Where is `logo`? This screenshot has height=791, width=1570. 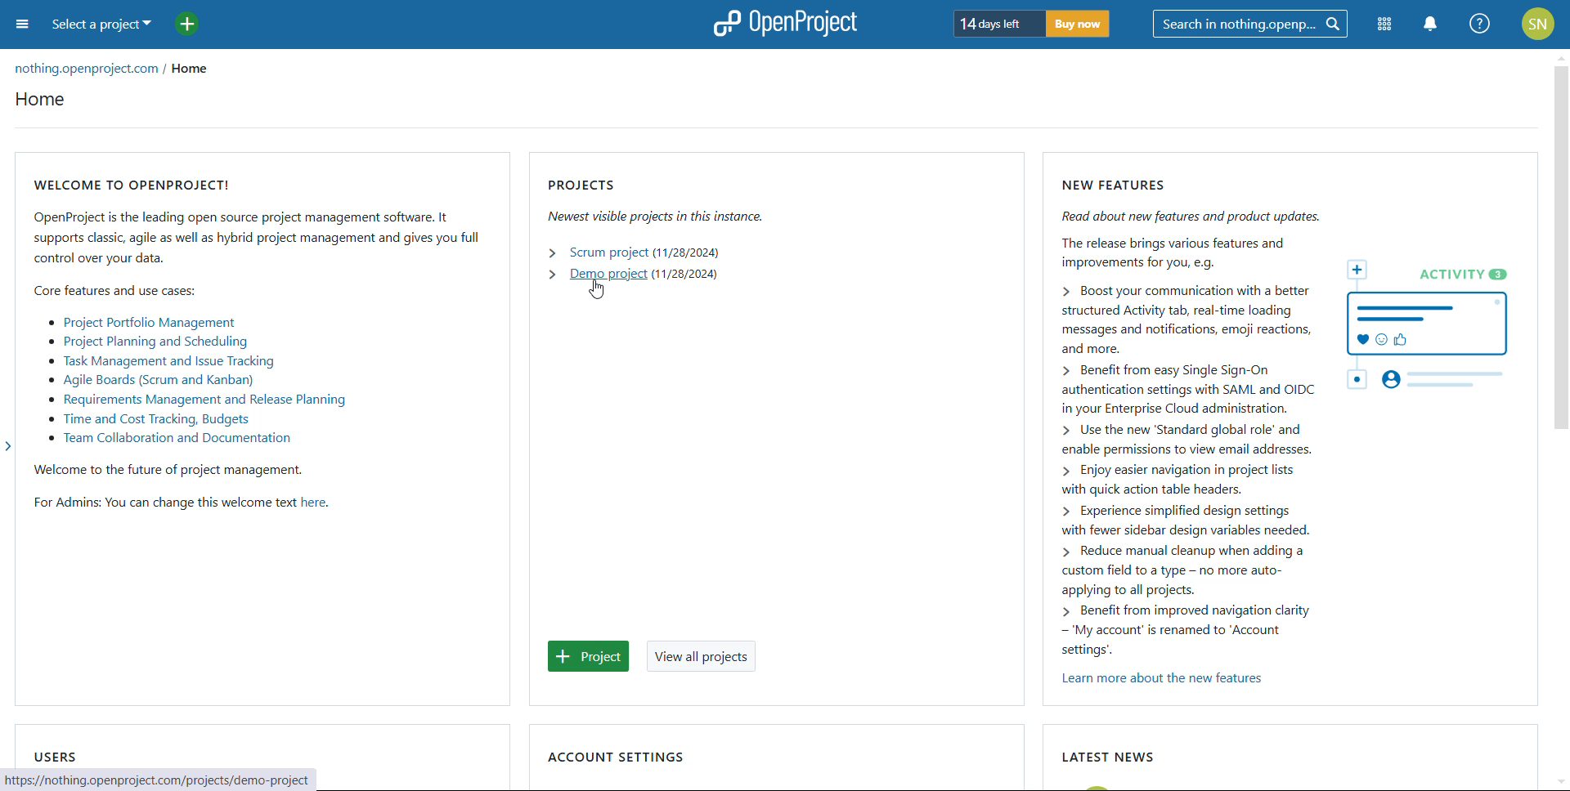
logo is located at coordinates (784, 24).